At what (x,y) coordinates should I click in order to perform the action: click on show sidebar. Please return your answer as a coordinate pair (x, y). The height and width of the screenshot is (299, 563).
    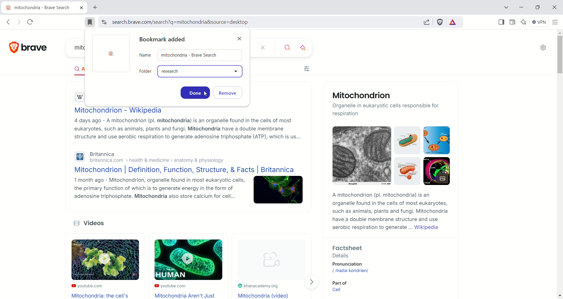
    Looking at the image, I should click on (501, 22).